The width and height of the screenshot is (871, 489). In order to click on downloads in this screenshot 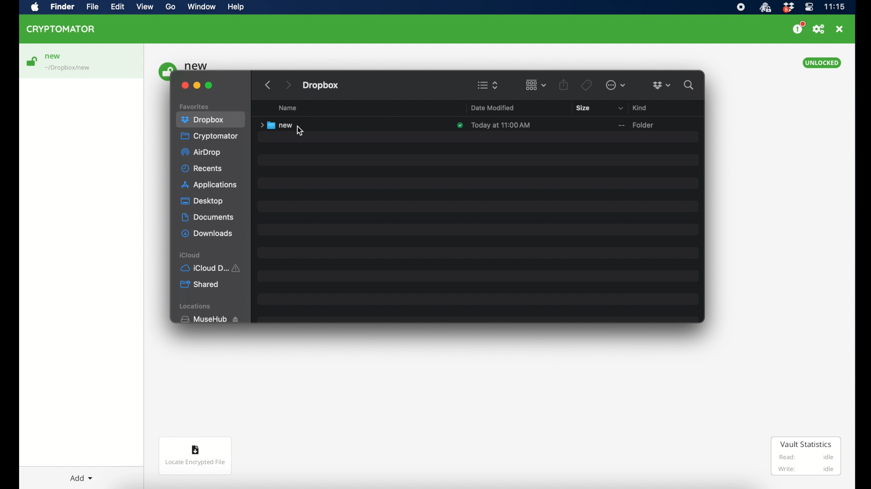, I will do `click(207, 234)`.